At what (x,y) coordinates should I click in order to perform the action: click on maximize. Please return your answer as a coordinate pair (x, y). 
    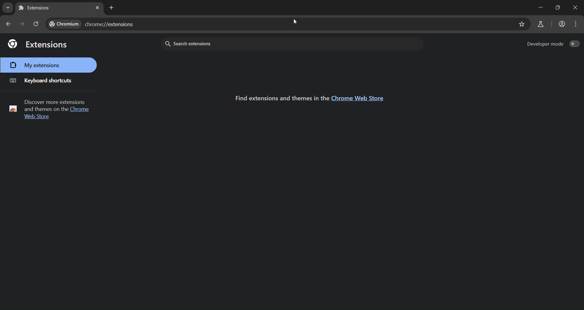
    Looking at the image, I should click on (577, 7).